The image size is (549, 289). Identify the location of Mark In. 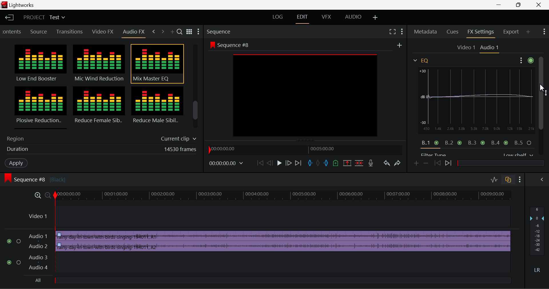
(311, 163).